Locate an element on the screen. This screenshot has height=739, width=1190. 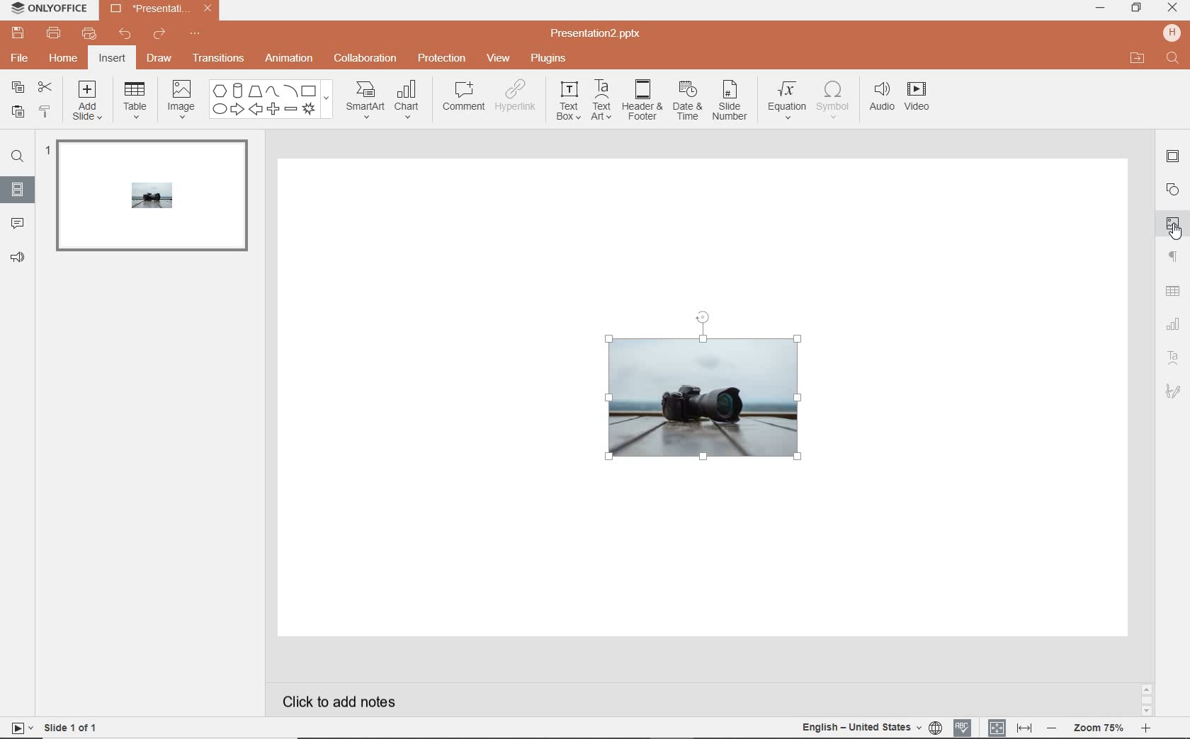
spell check is located at coordinates (964, 728).